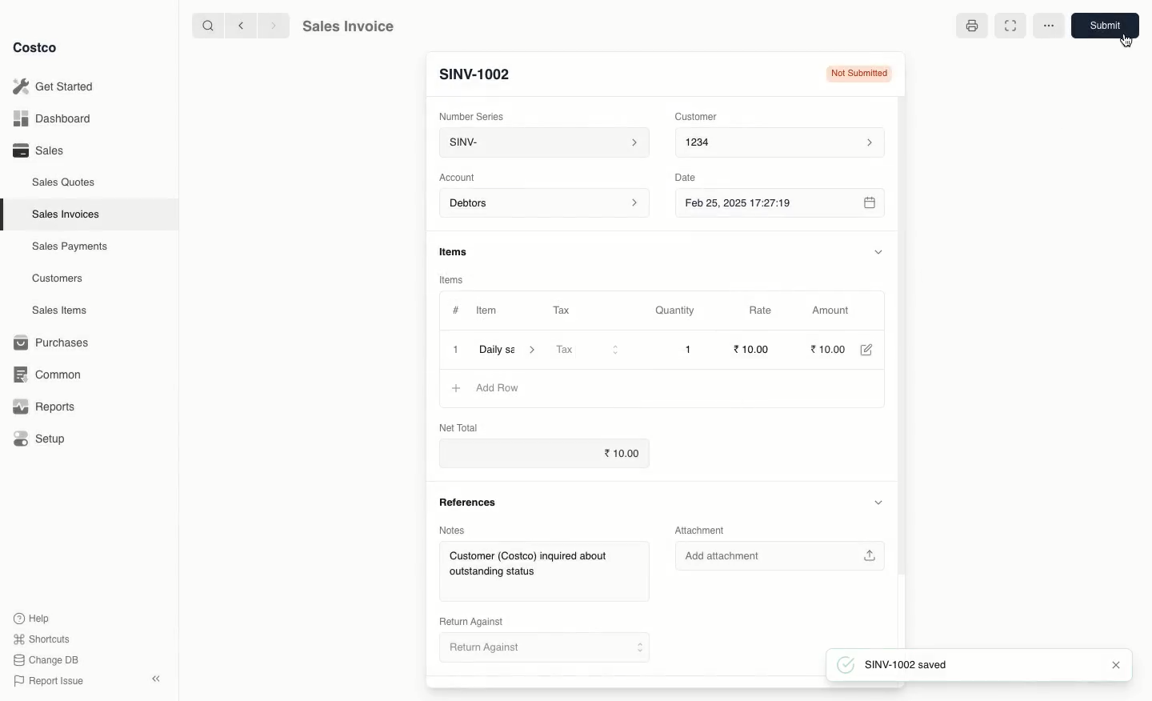 Image resolution: width=1152 pixels, height=701 pixels. I want to click on Reports, so click(44, 408).